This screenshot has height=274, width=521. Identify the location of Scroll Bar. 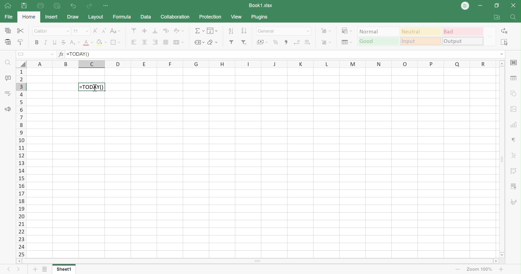
(258, 261).